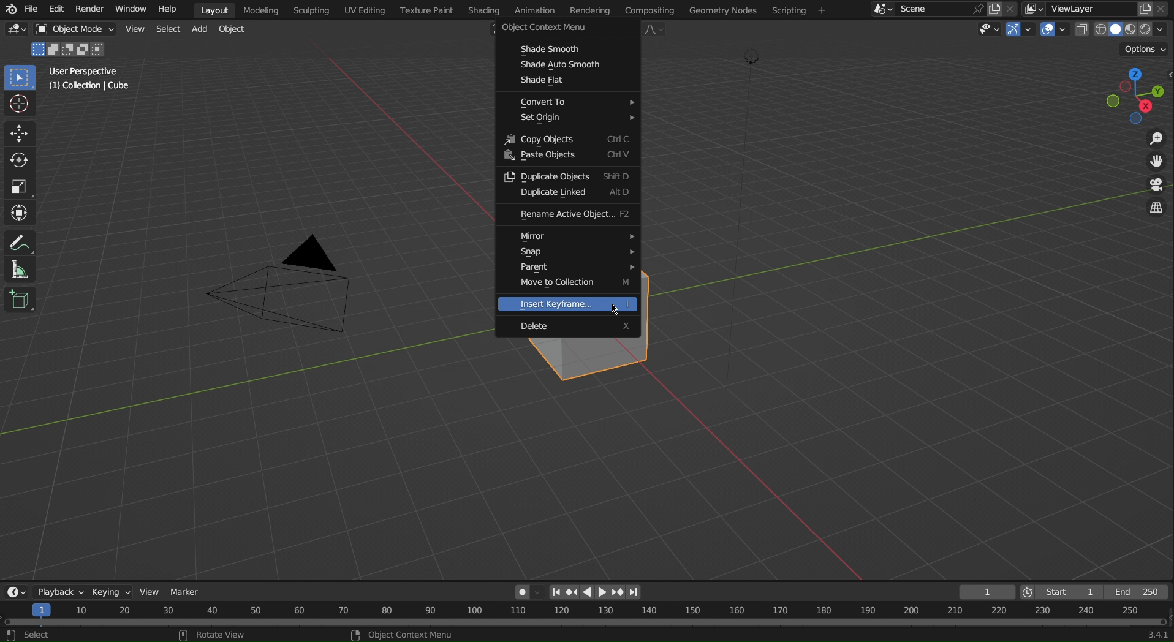  I want to click on Render, so click(91, 10).